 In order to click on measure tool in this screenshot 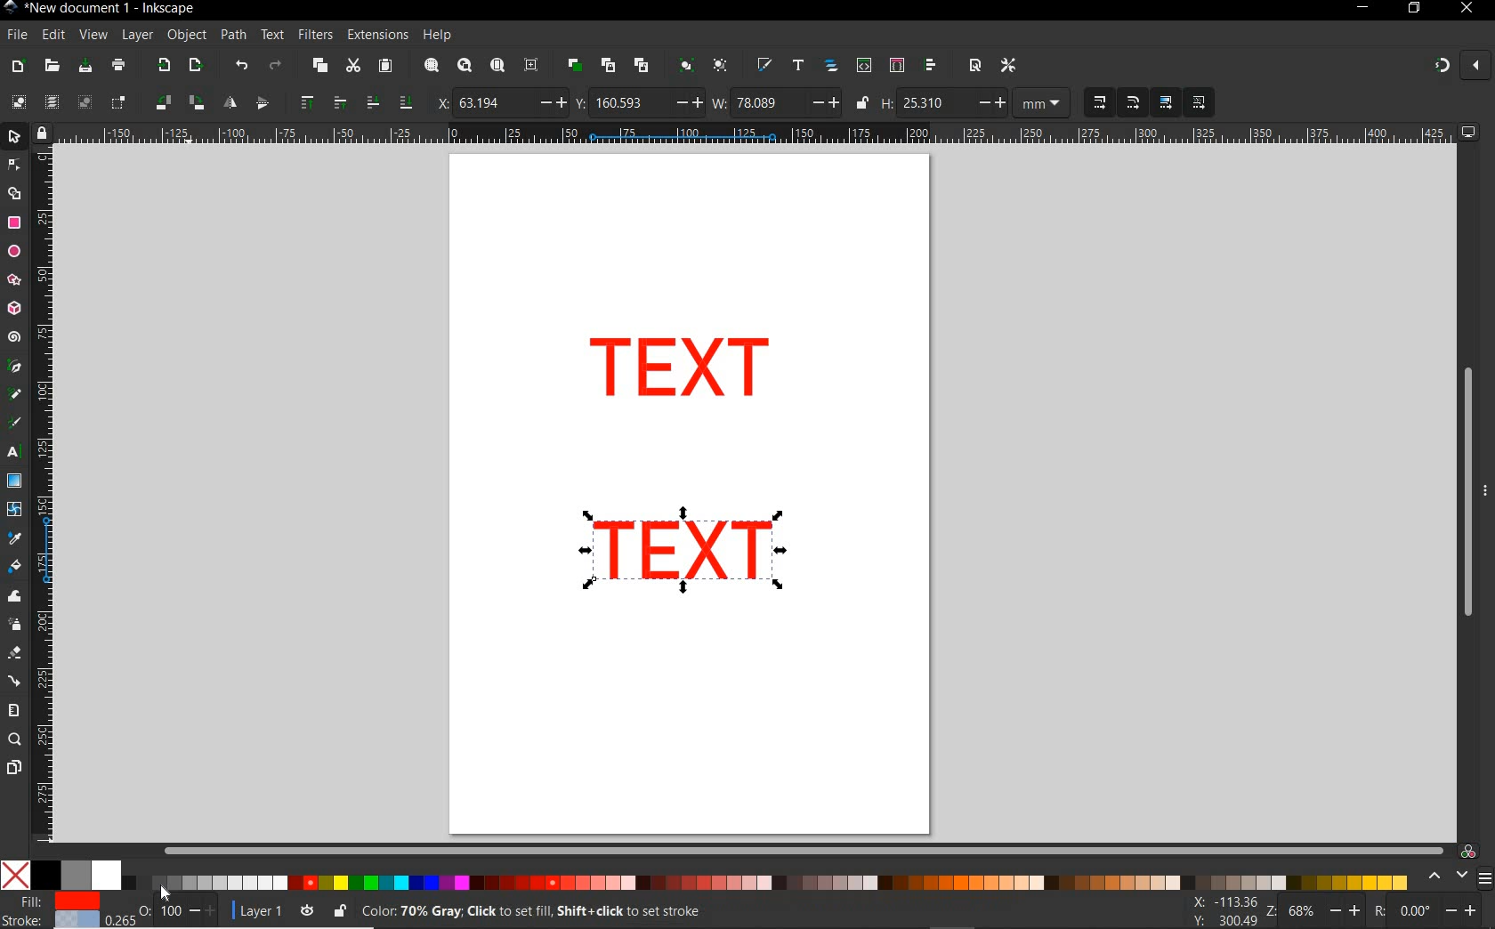, I will do `click(14, 710)`.